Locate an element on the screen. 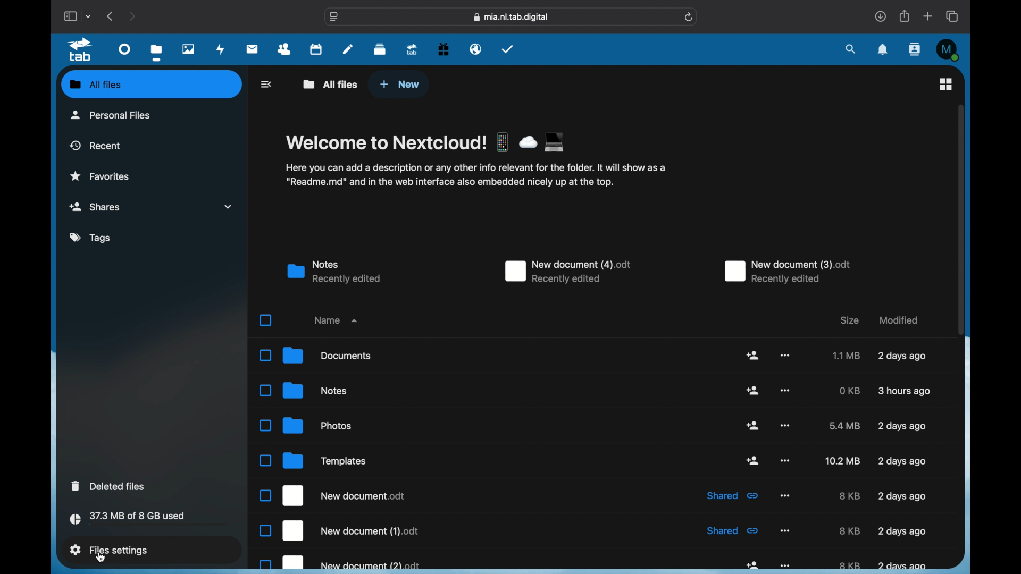  downloads is located at coordinates (881, 16).